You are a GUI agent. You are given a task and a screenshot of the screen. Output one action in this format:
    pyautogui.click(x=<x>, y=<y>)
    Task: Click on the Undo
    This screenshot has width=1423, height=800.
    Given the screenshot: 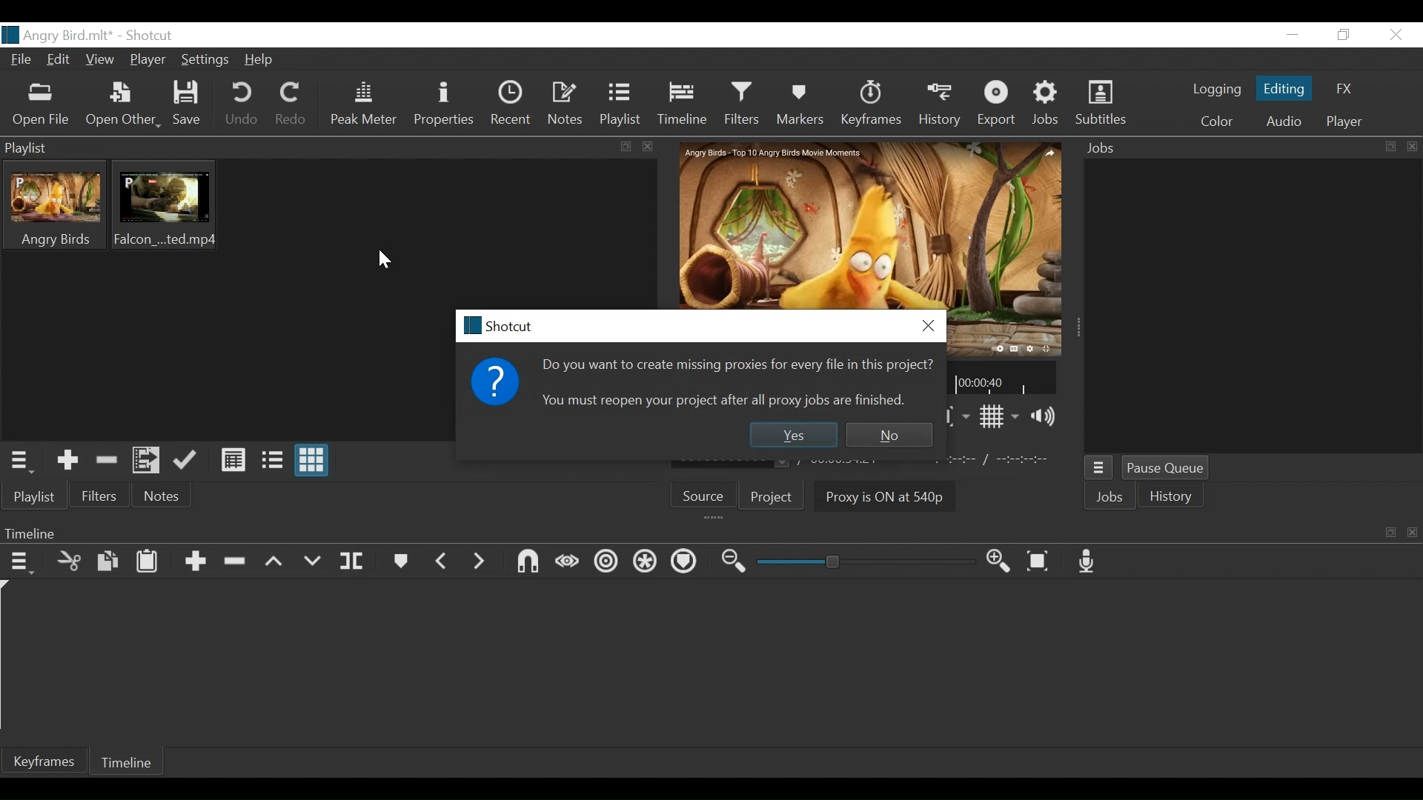 What is the action you would take?
    pyautogui.click(x=242, y=106)
    